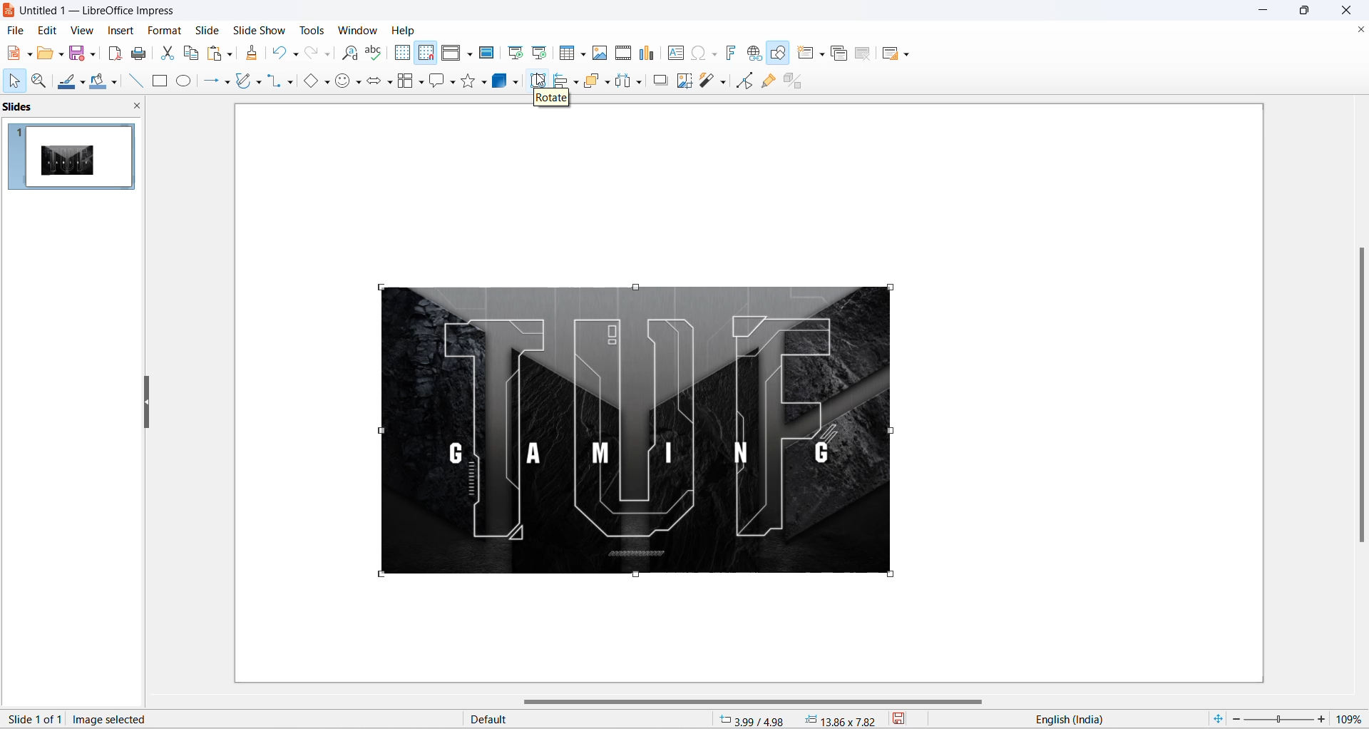 This screenshot has height=729, width=1369. I want to click on close document, so click(1359, 30).